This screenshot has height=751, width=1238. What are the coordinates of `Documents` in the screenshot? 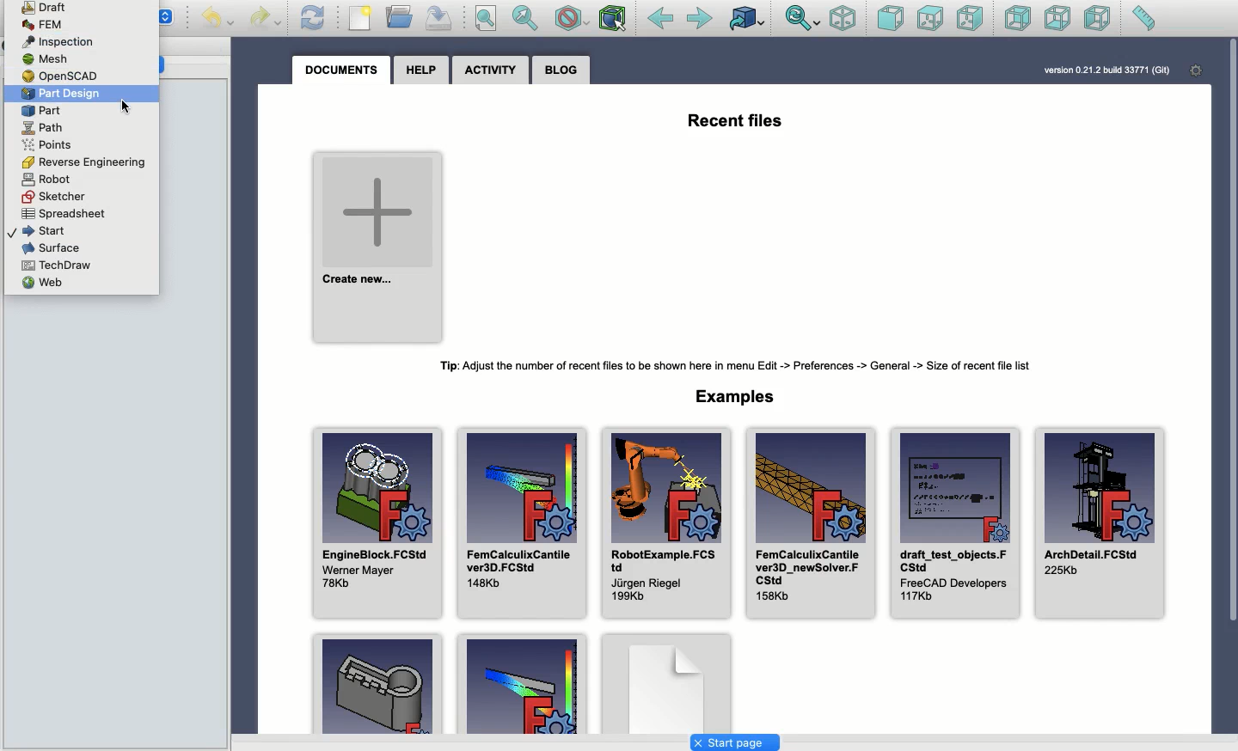 It's located at (342, 70).